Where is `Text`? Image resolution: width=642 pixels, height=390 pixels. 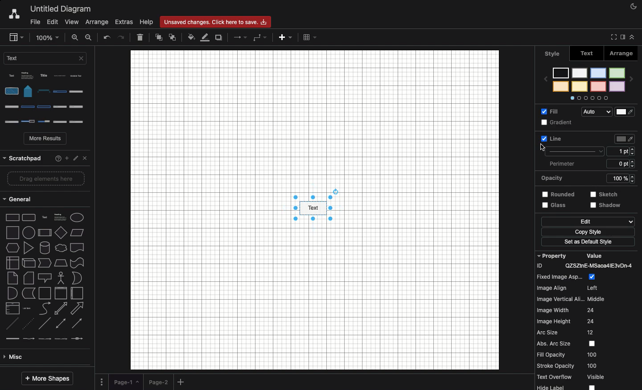 Text is located at coordinates (47, 61).